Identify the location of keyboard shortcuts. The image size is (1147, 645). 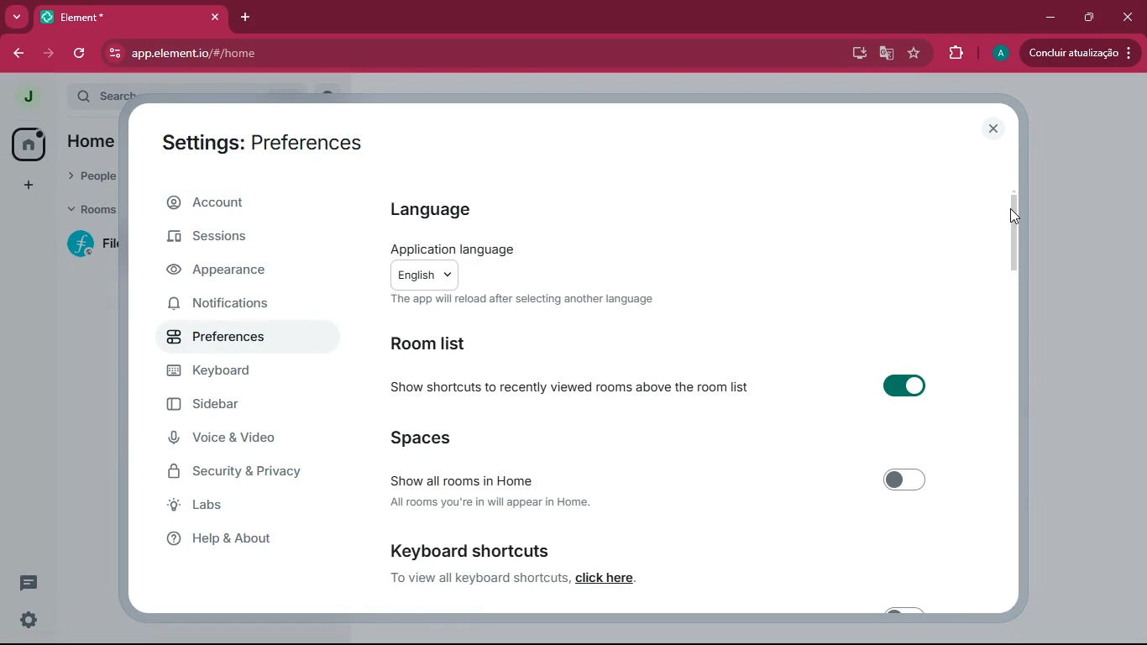
(471, 548).